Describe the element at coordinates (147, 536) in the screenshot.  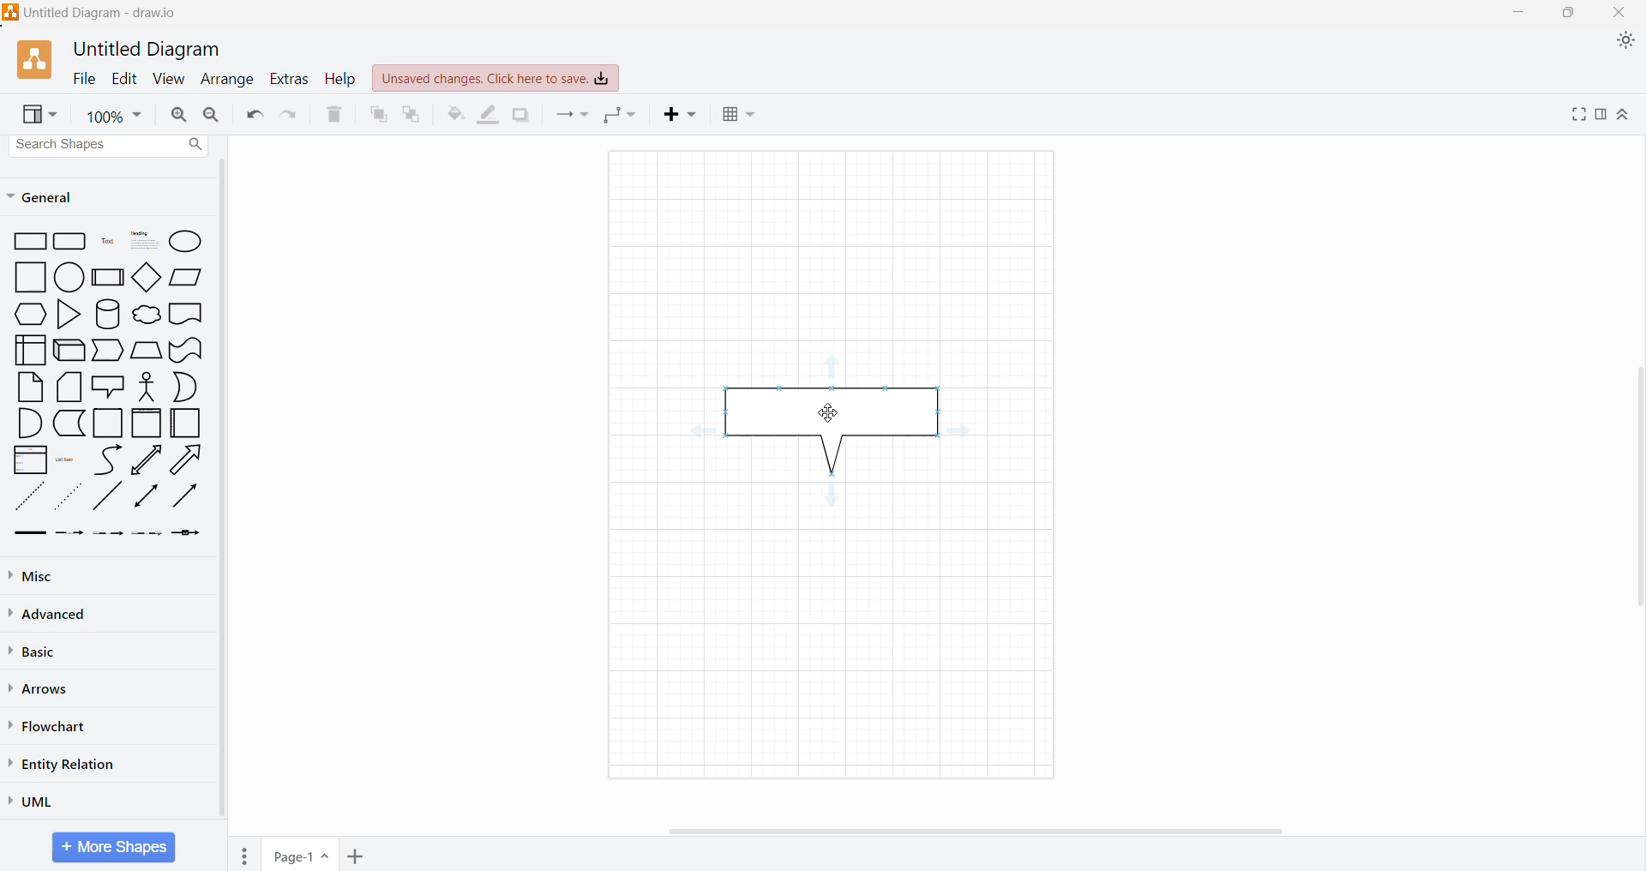
I see `Dotted Arrow ` at that location.